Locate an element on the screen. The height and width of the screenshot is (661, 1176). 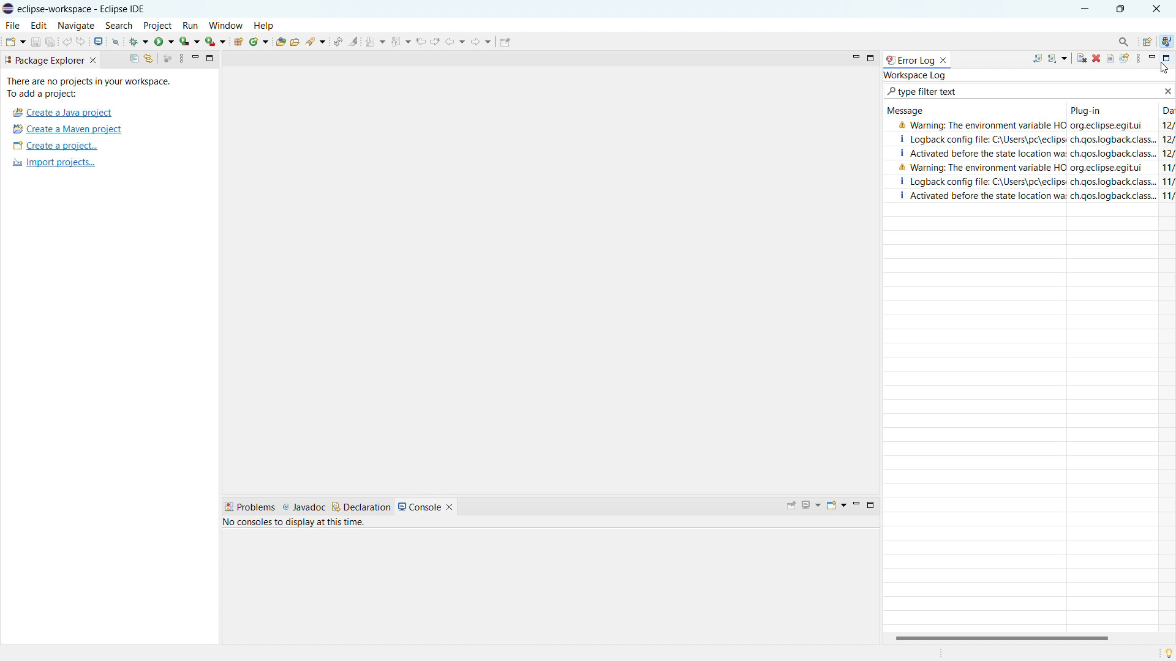
new is located at coordinates (14, 41).